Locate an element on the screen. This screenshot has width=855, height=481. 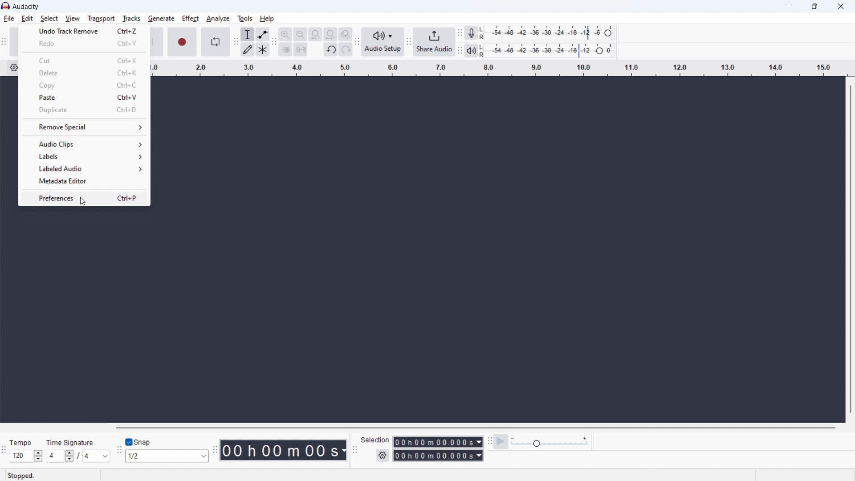
Time Signature - indicates section for time signature of audio is located at coordinates (70, 442).